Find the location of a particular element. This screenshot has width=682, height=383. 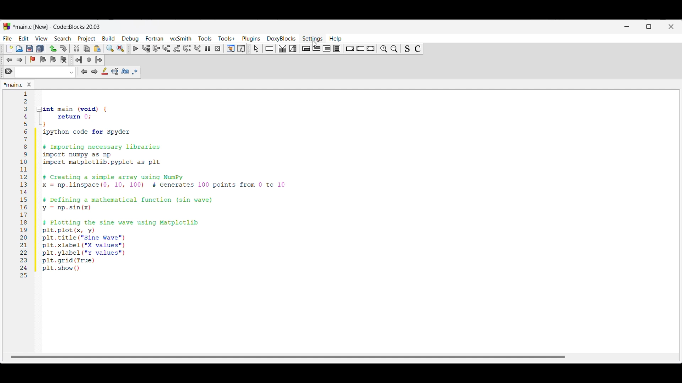

Undo is located at coordinates (53, 49).